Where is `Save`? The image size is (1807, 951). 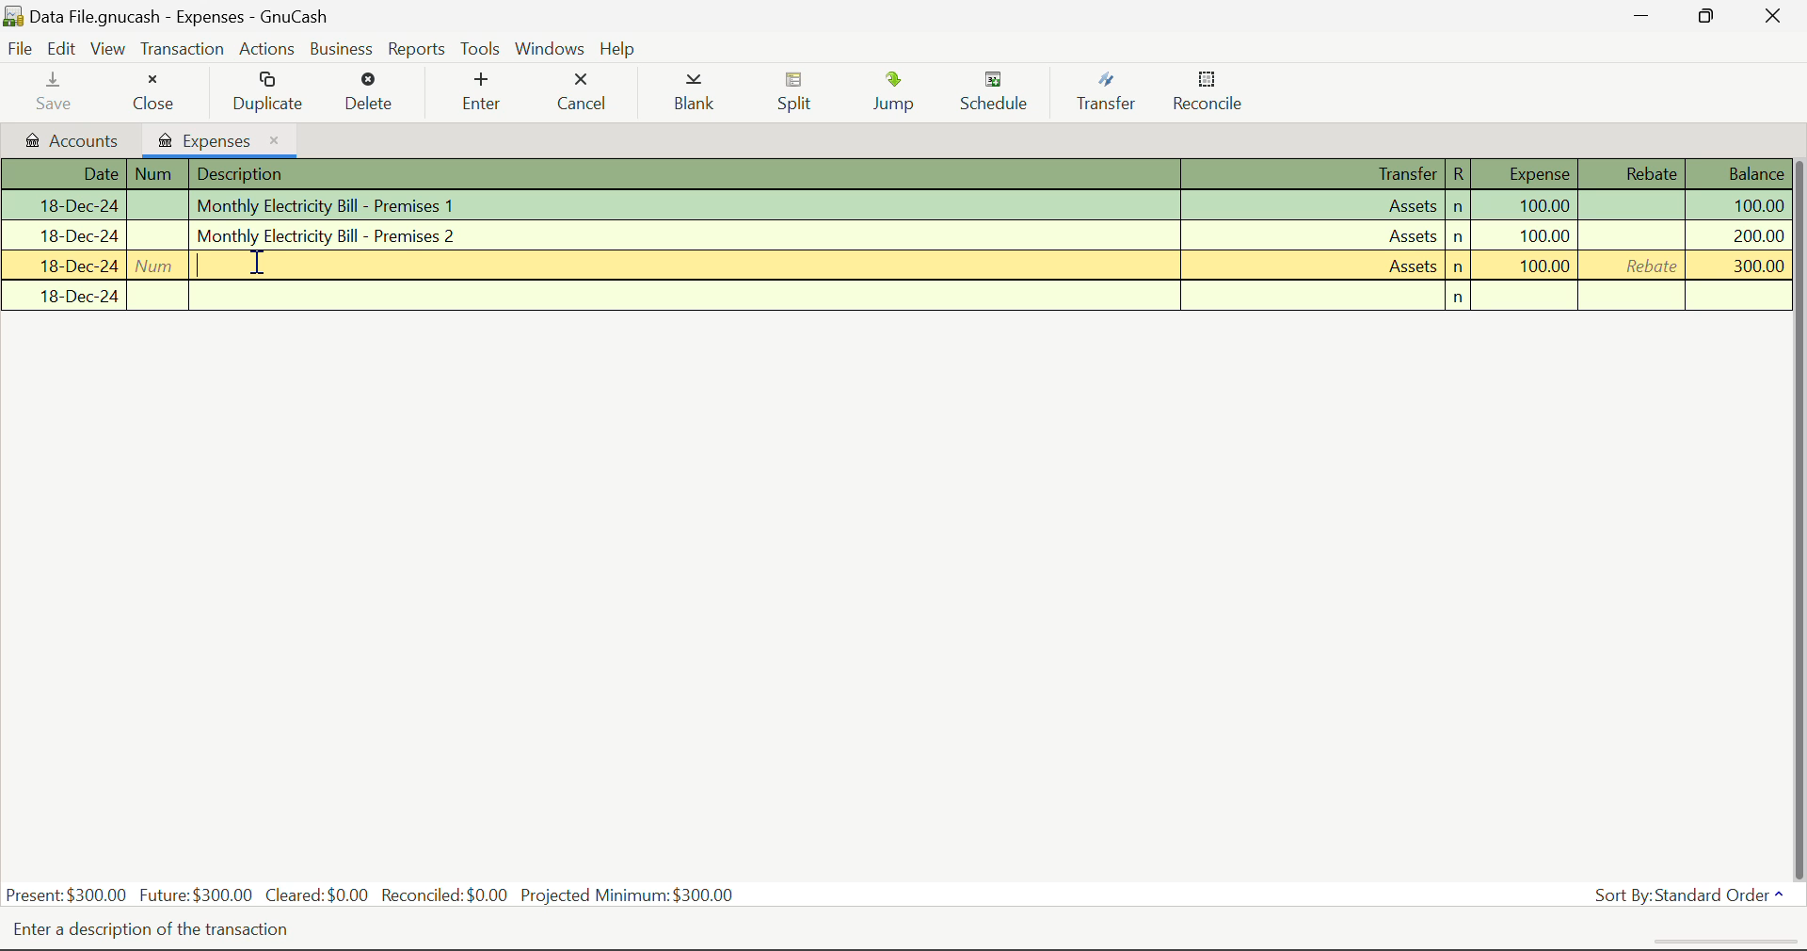
Save is located at coordinates (58, 93).